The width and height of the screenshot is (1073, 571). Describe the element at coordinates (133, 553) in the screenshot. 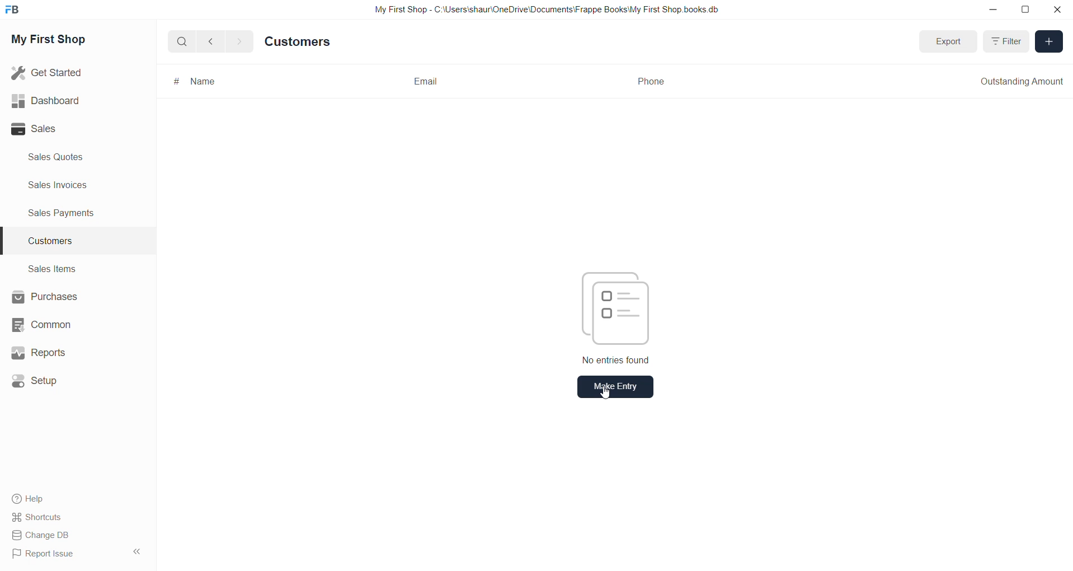

I see `hide sidebar` at that location.